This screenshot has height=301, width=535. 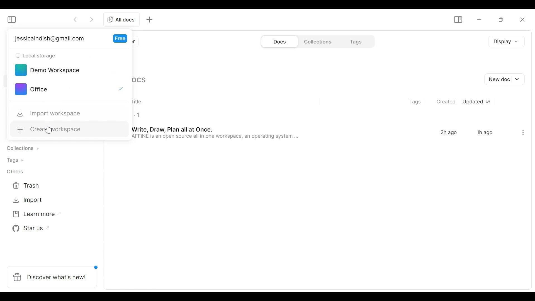 What do you see at coordinates (309, 132) in the screenshot?
I see `Write, Draw, Plan all at Once. 2h ago 1h ago
AFFINE is an open source all in one workspace, an operating system` at bounding box center [309, 132].